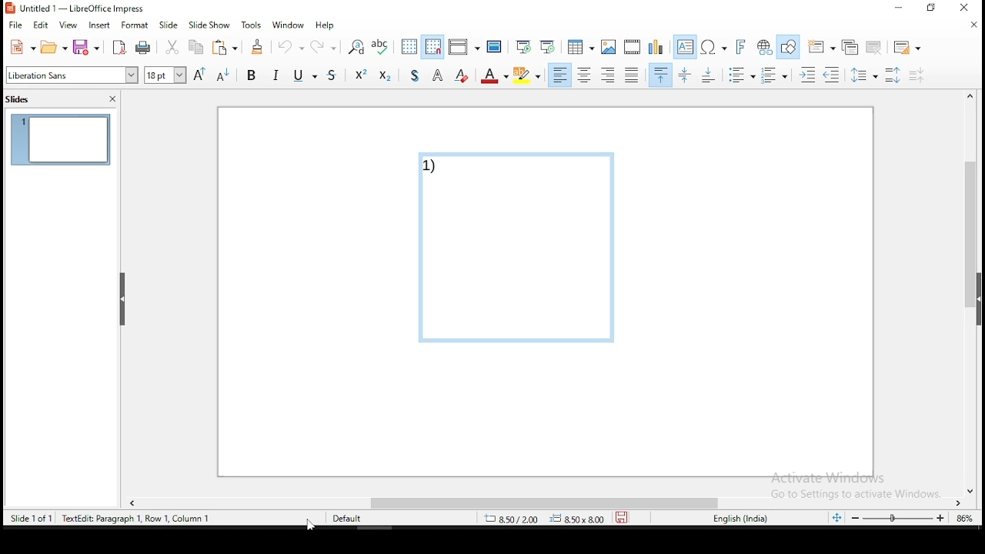 This screenshot has width=985, height=554. I want to click on align top, so click(659, 76).